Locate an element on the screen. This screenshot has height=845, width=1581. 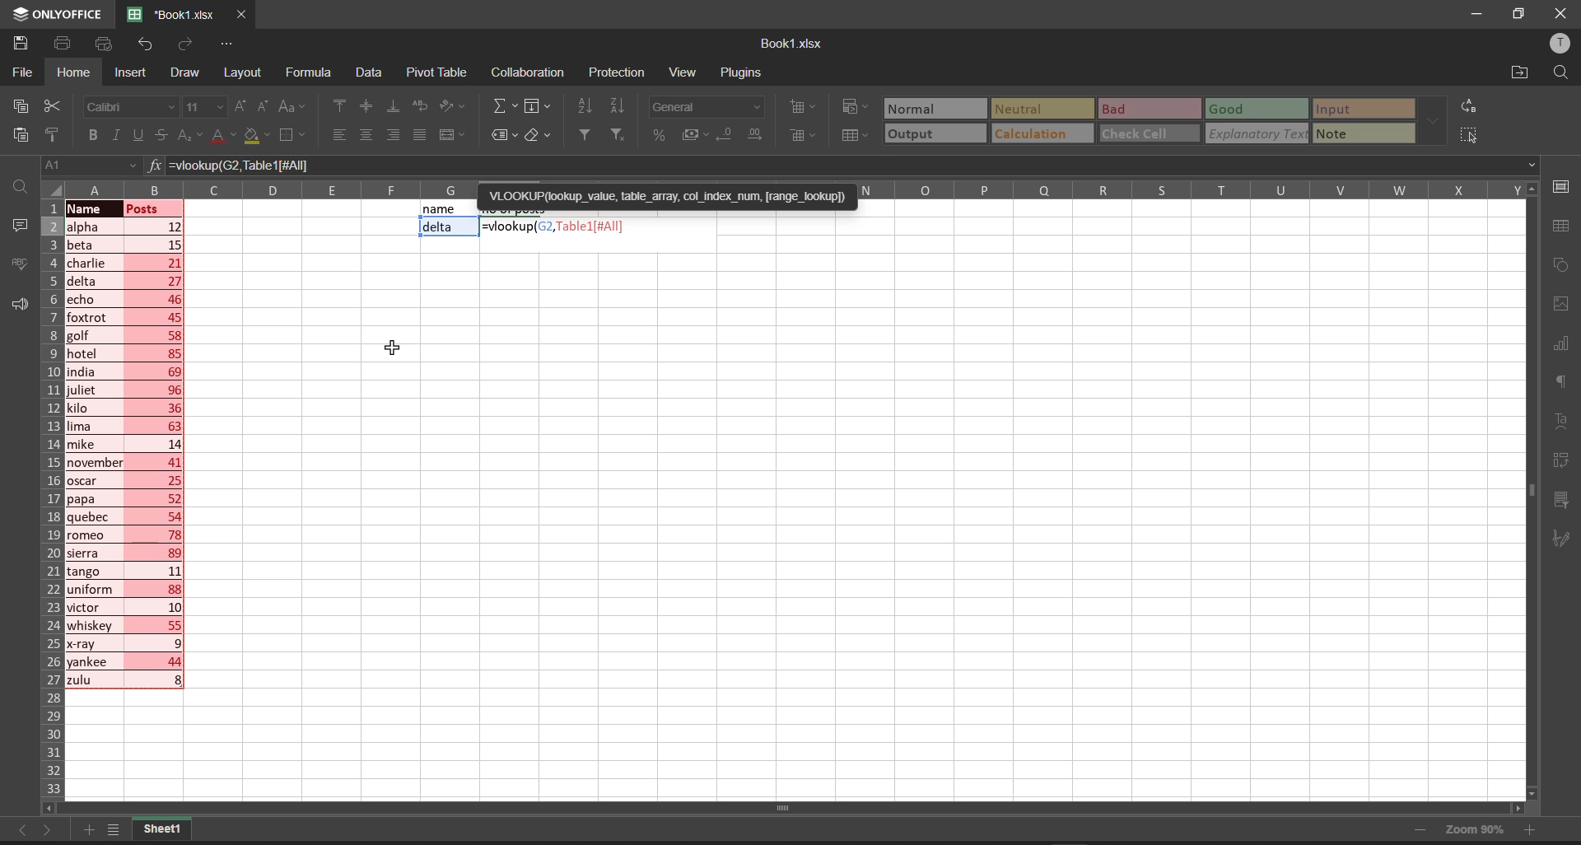
clear filters is located at coordinates (618, 133).